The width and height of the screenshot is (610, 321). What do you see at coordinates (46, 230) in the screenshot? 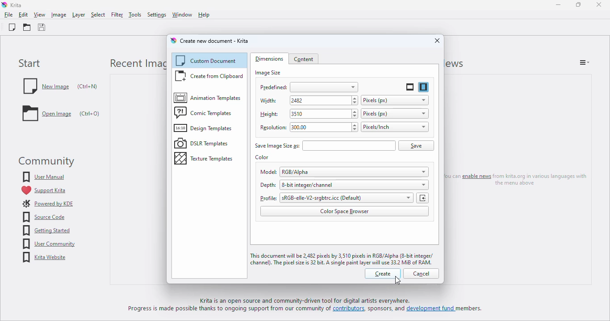
I see `getting started` at bounding box center [46, 230].